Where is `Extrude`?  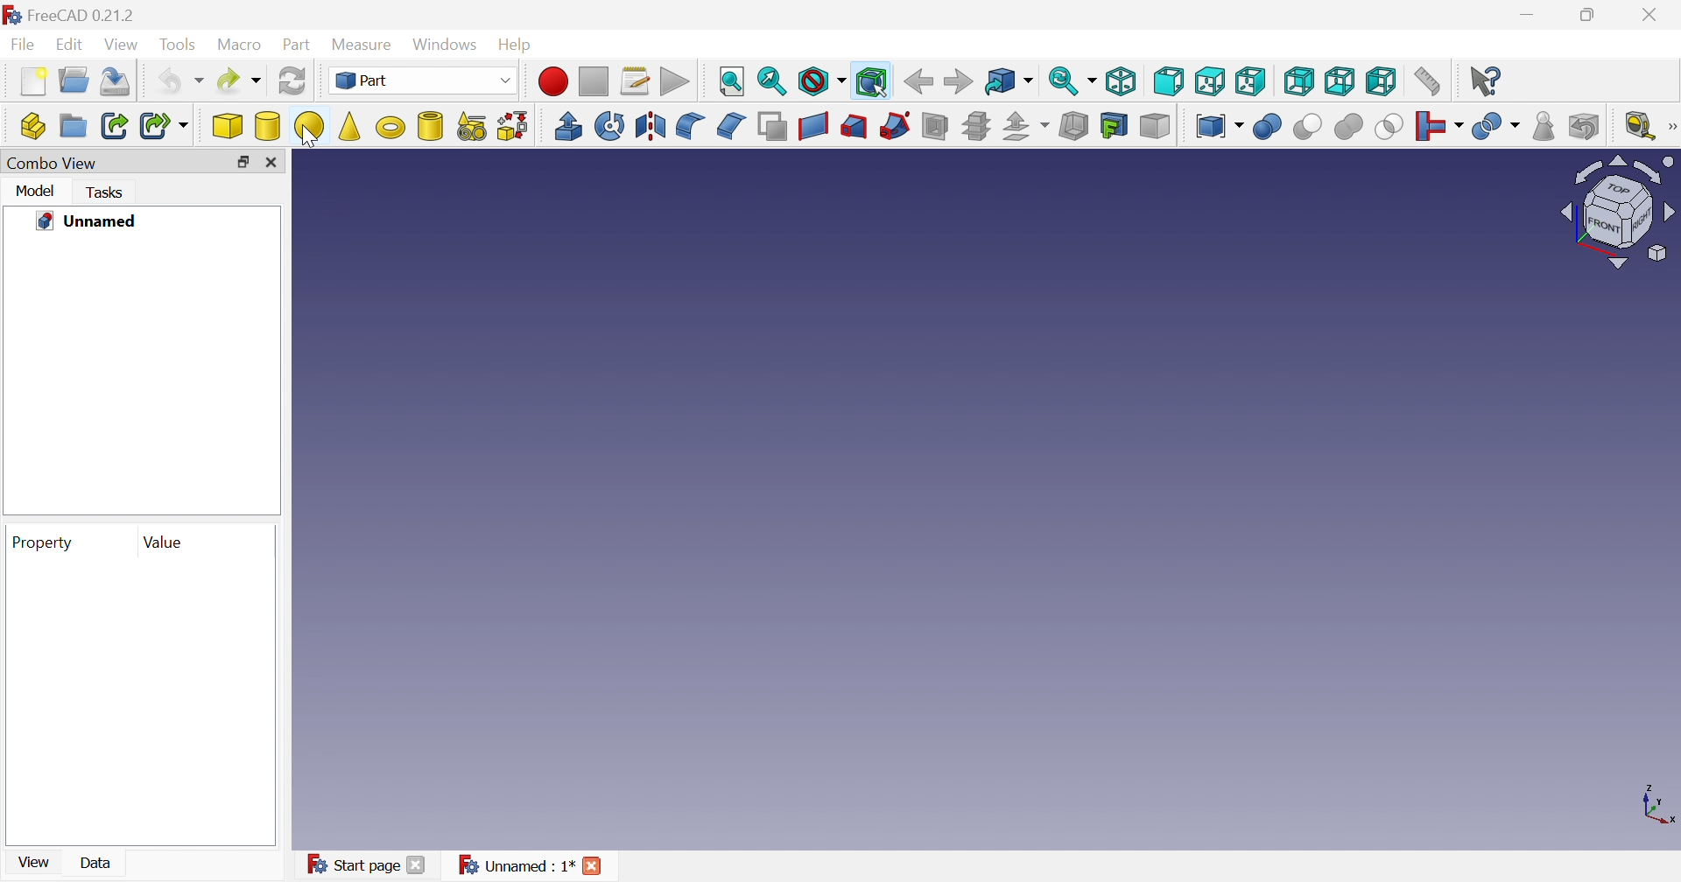 Extrude is located at coordinates (567, 125).